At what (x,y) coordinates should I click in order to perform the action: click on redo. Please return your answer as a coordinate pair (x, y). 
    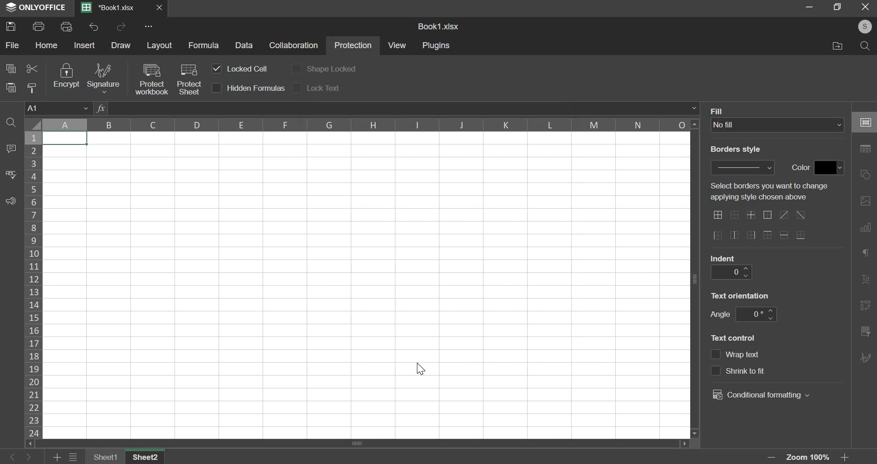
    Looking at the image, I should click on (121, 27).